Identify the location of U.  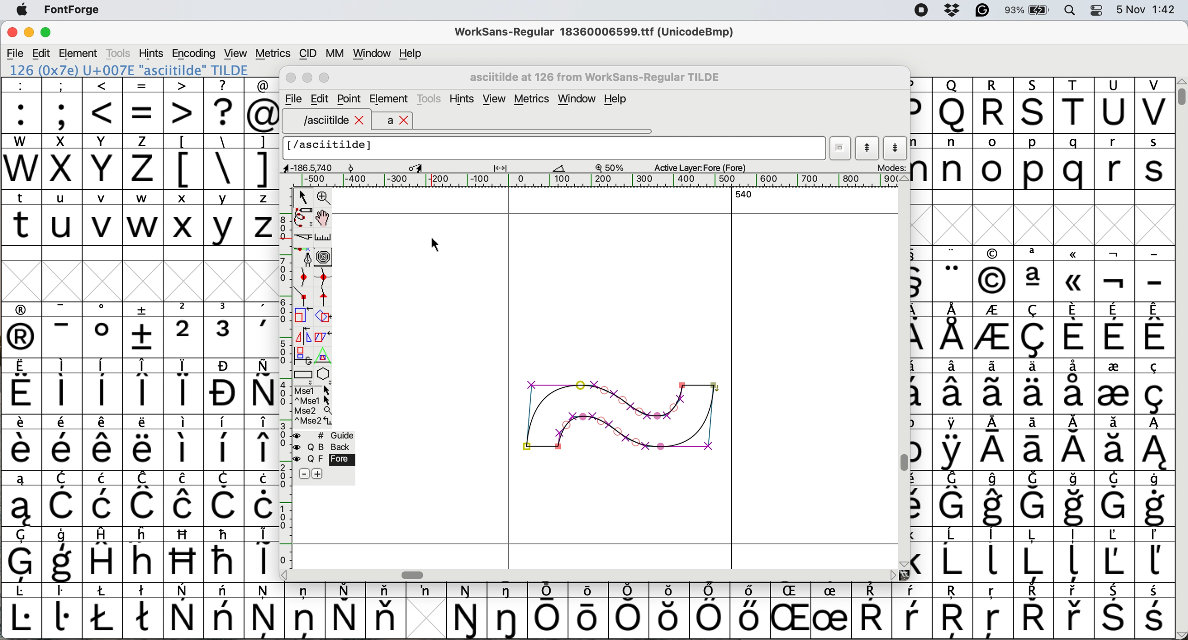
(1114, 106).